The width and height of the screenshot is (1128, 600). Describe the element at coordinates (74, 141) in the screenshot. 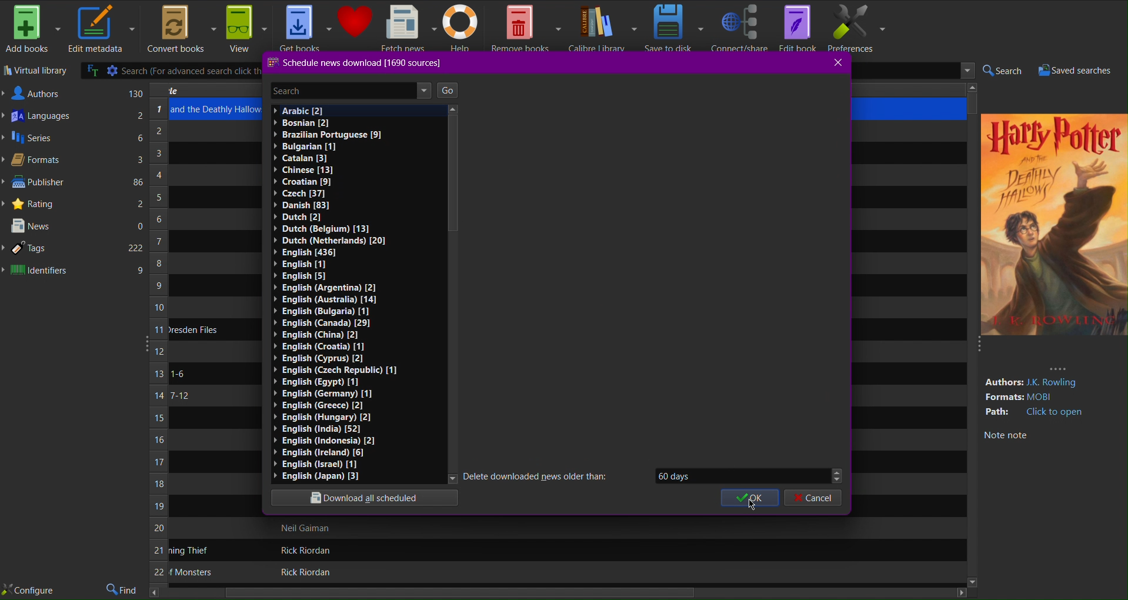

I see `Series` at that location.